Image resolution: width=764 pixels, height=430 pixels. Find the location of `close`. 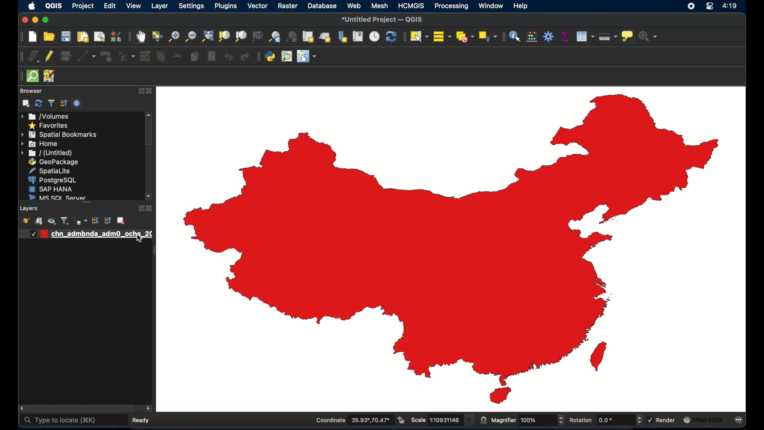

close is located at coordinates (24, 21).